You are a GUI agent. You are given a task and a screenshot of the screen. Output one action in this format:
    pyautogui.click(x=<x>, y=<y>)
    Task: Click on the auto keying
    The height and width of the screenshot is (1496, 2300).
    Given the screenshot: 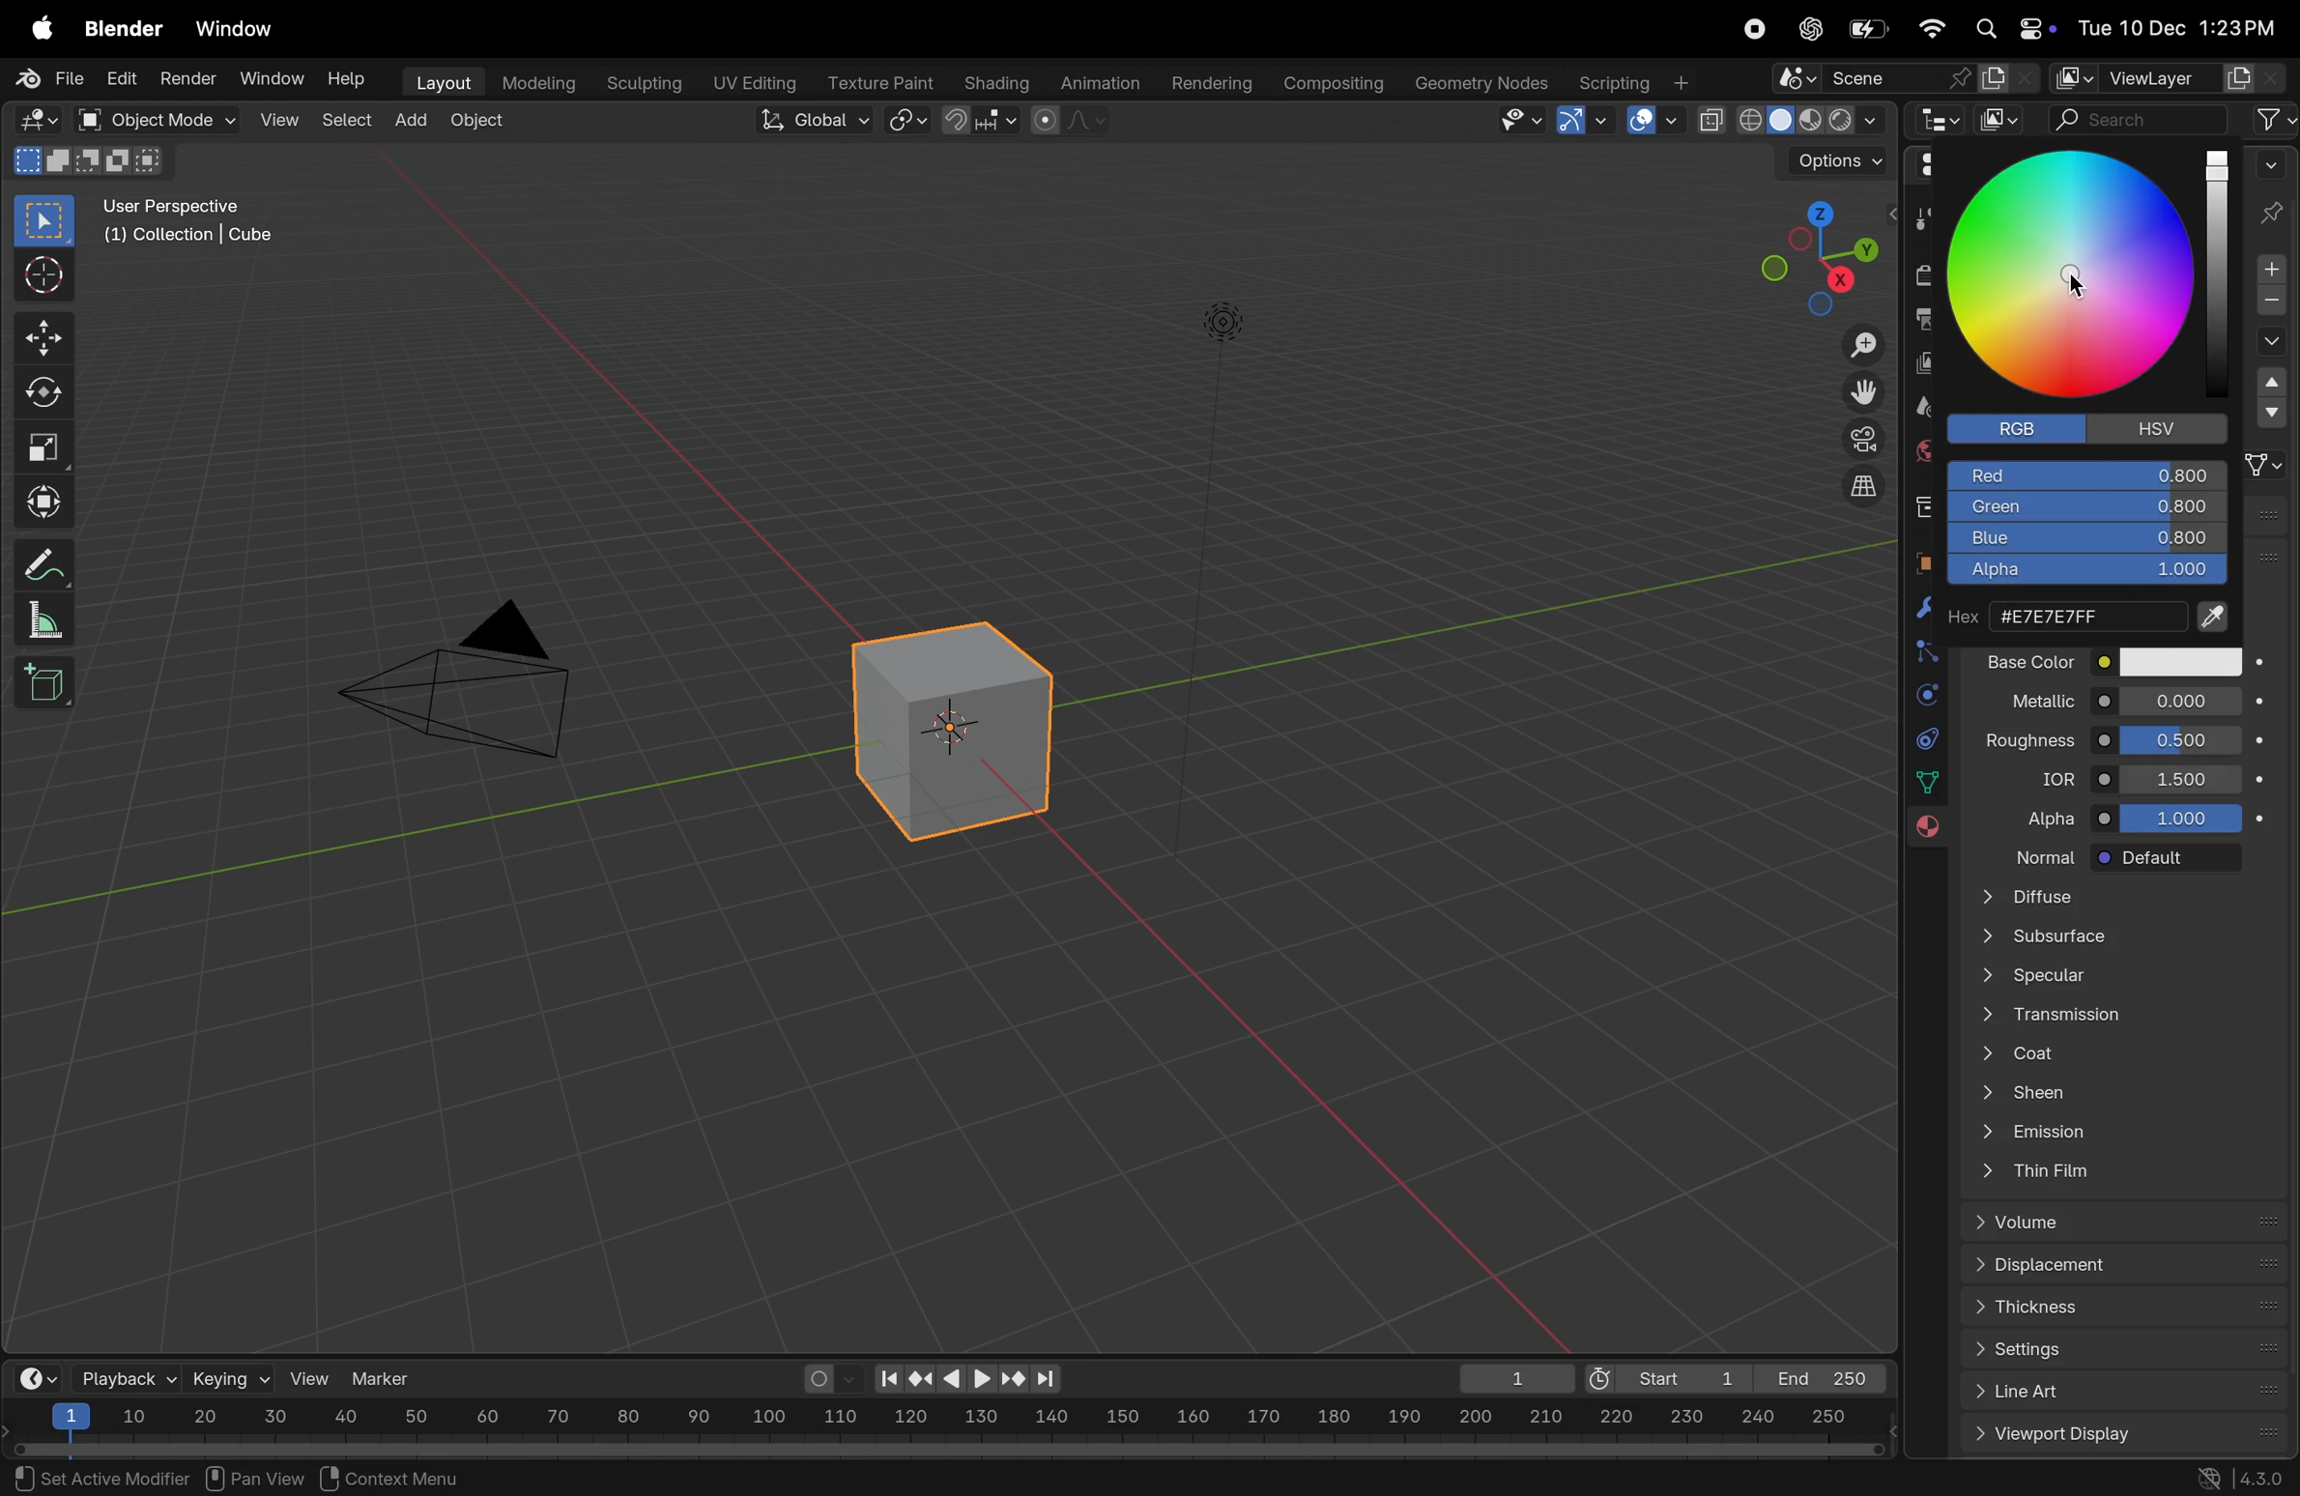 What is the action you would take?
    pyautogui.click(x=827, y=1378)
    